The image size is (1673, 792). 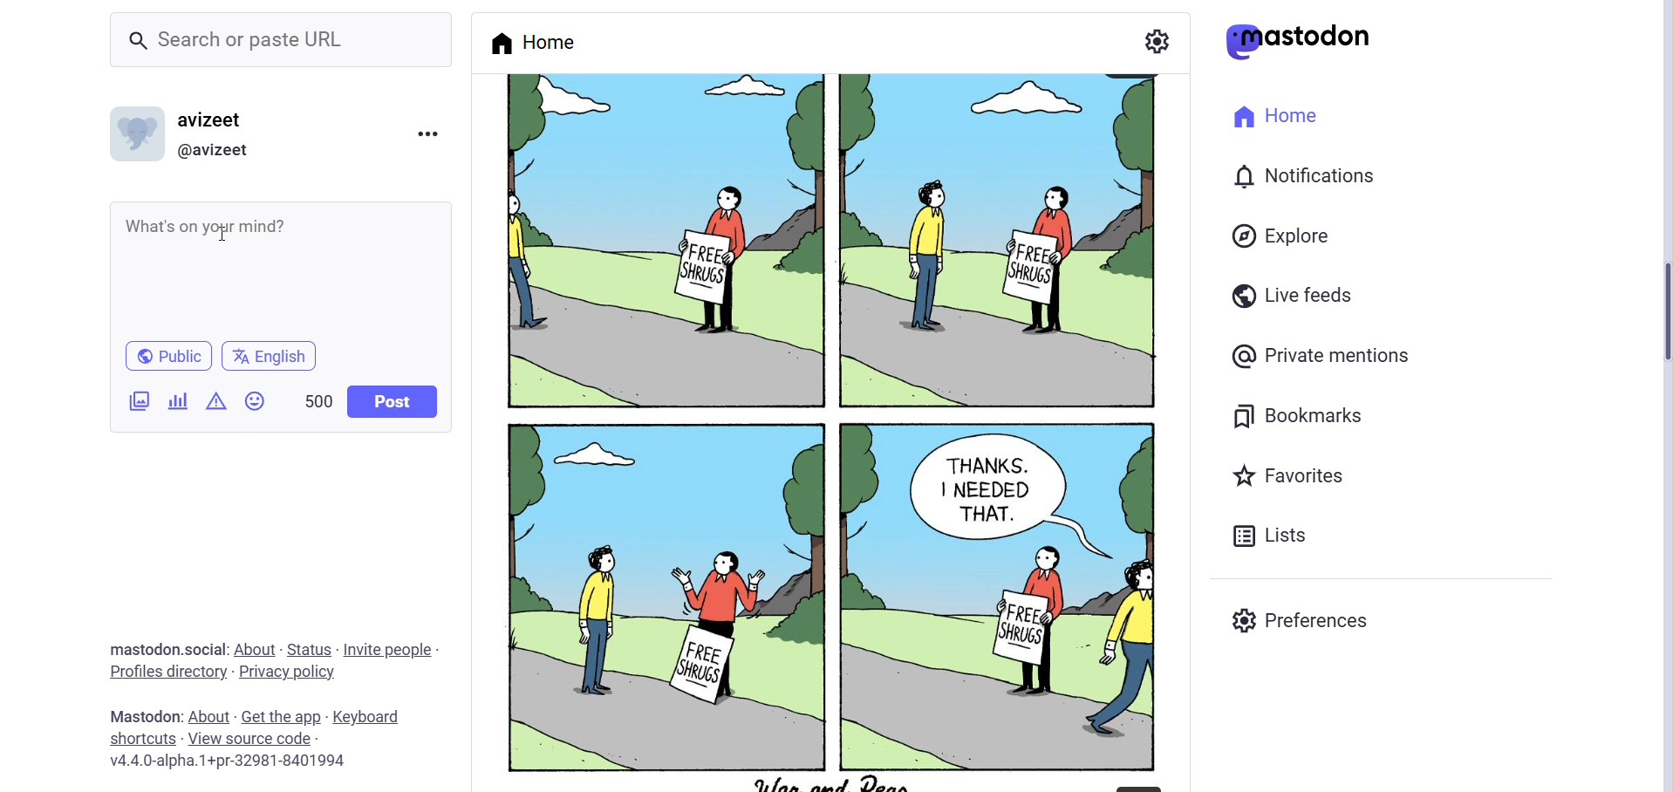 What do you see at coordinates (257, 403) in the screenshot?
I see `Emojis` at bounding box center [257, 403].